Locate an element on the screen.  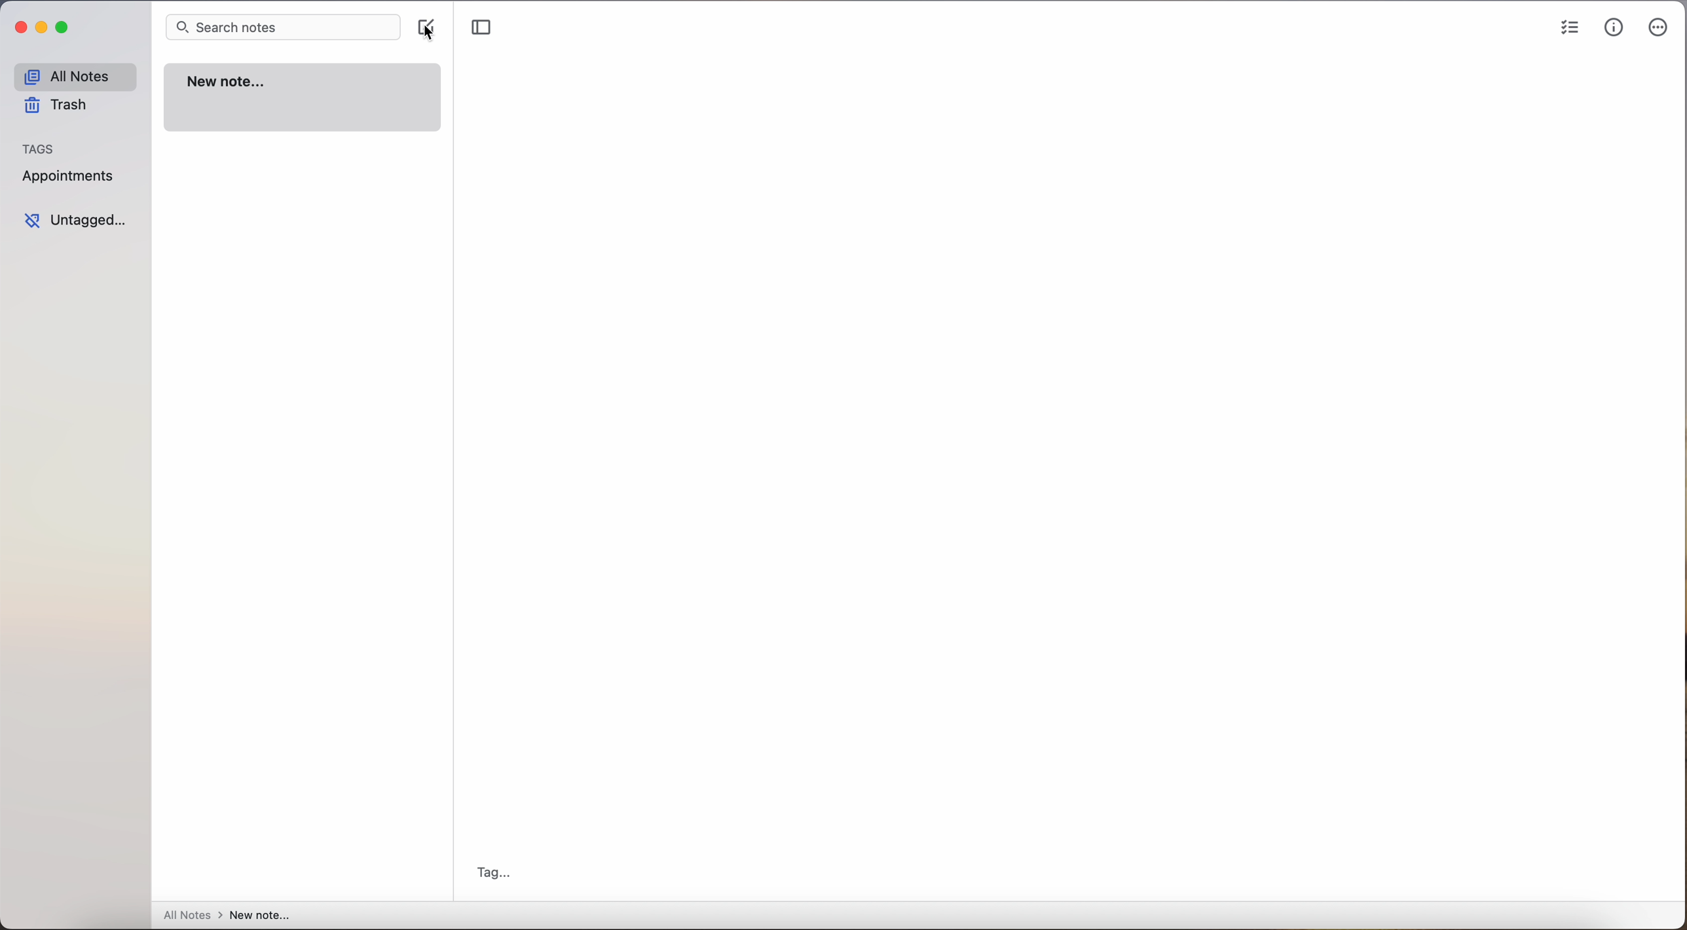
toggle sidebar is located at coordinates (483, 28).